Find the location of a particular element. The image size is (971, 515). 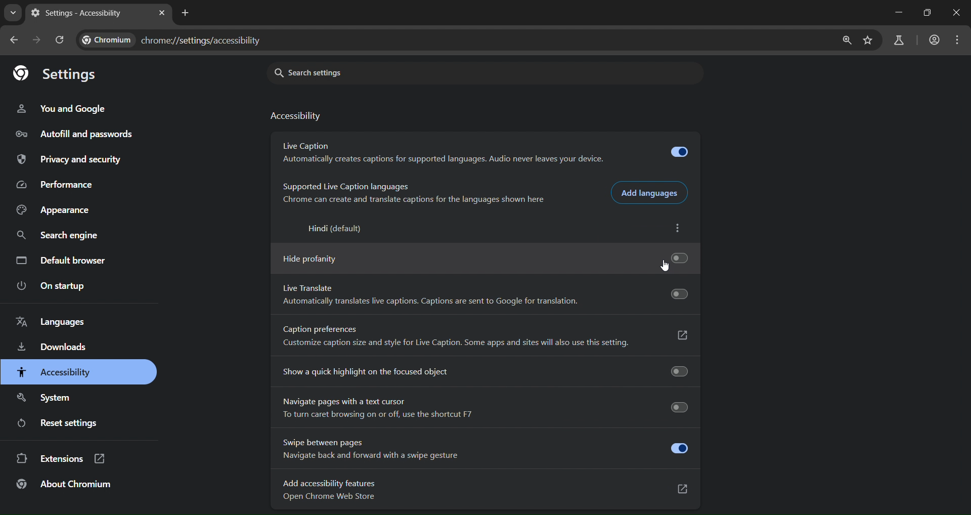

on startup is located at coordinates (52, 286).